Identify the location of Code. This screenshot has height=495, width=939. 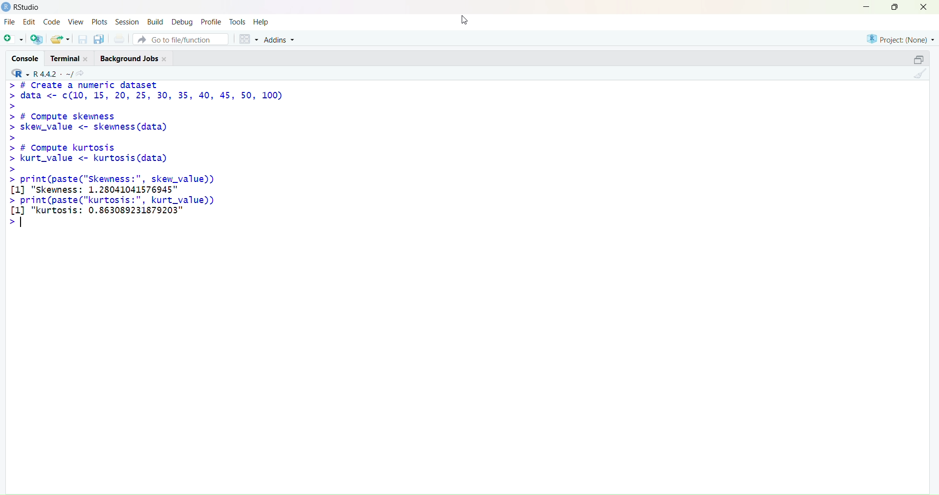
(52, 22).